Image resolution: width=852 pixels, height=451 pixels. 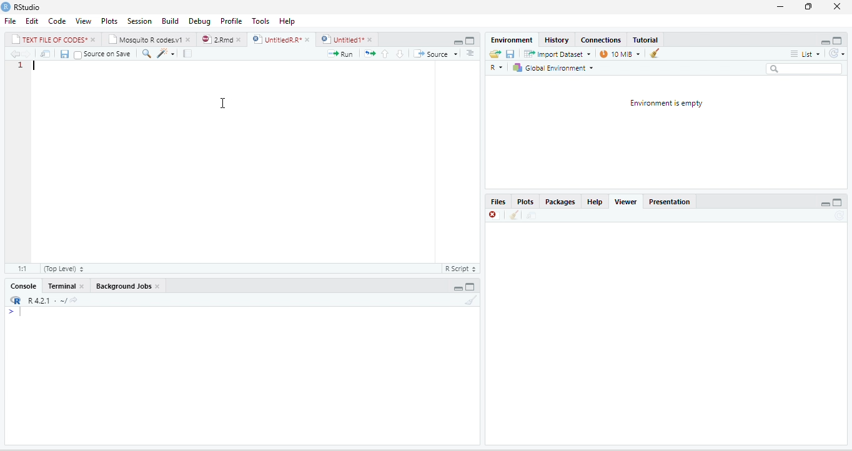 What do you see at coordinates (668, 131) in the screenshot?
I see `environment is empty` at bounding box center [668, 131].